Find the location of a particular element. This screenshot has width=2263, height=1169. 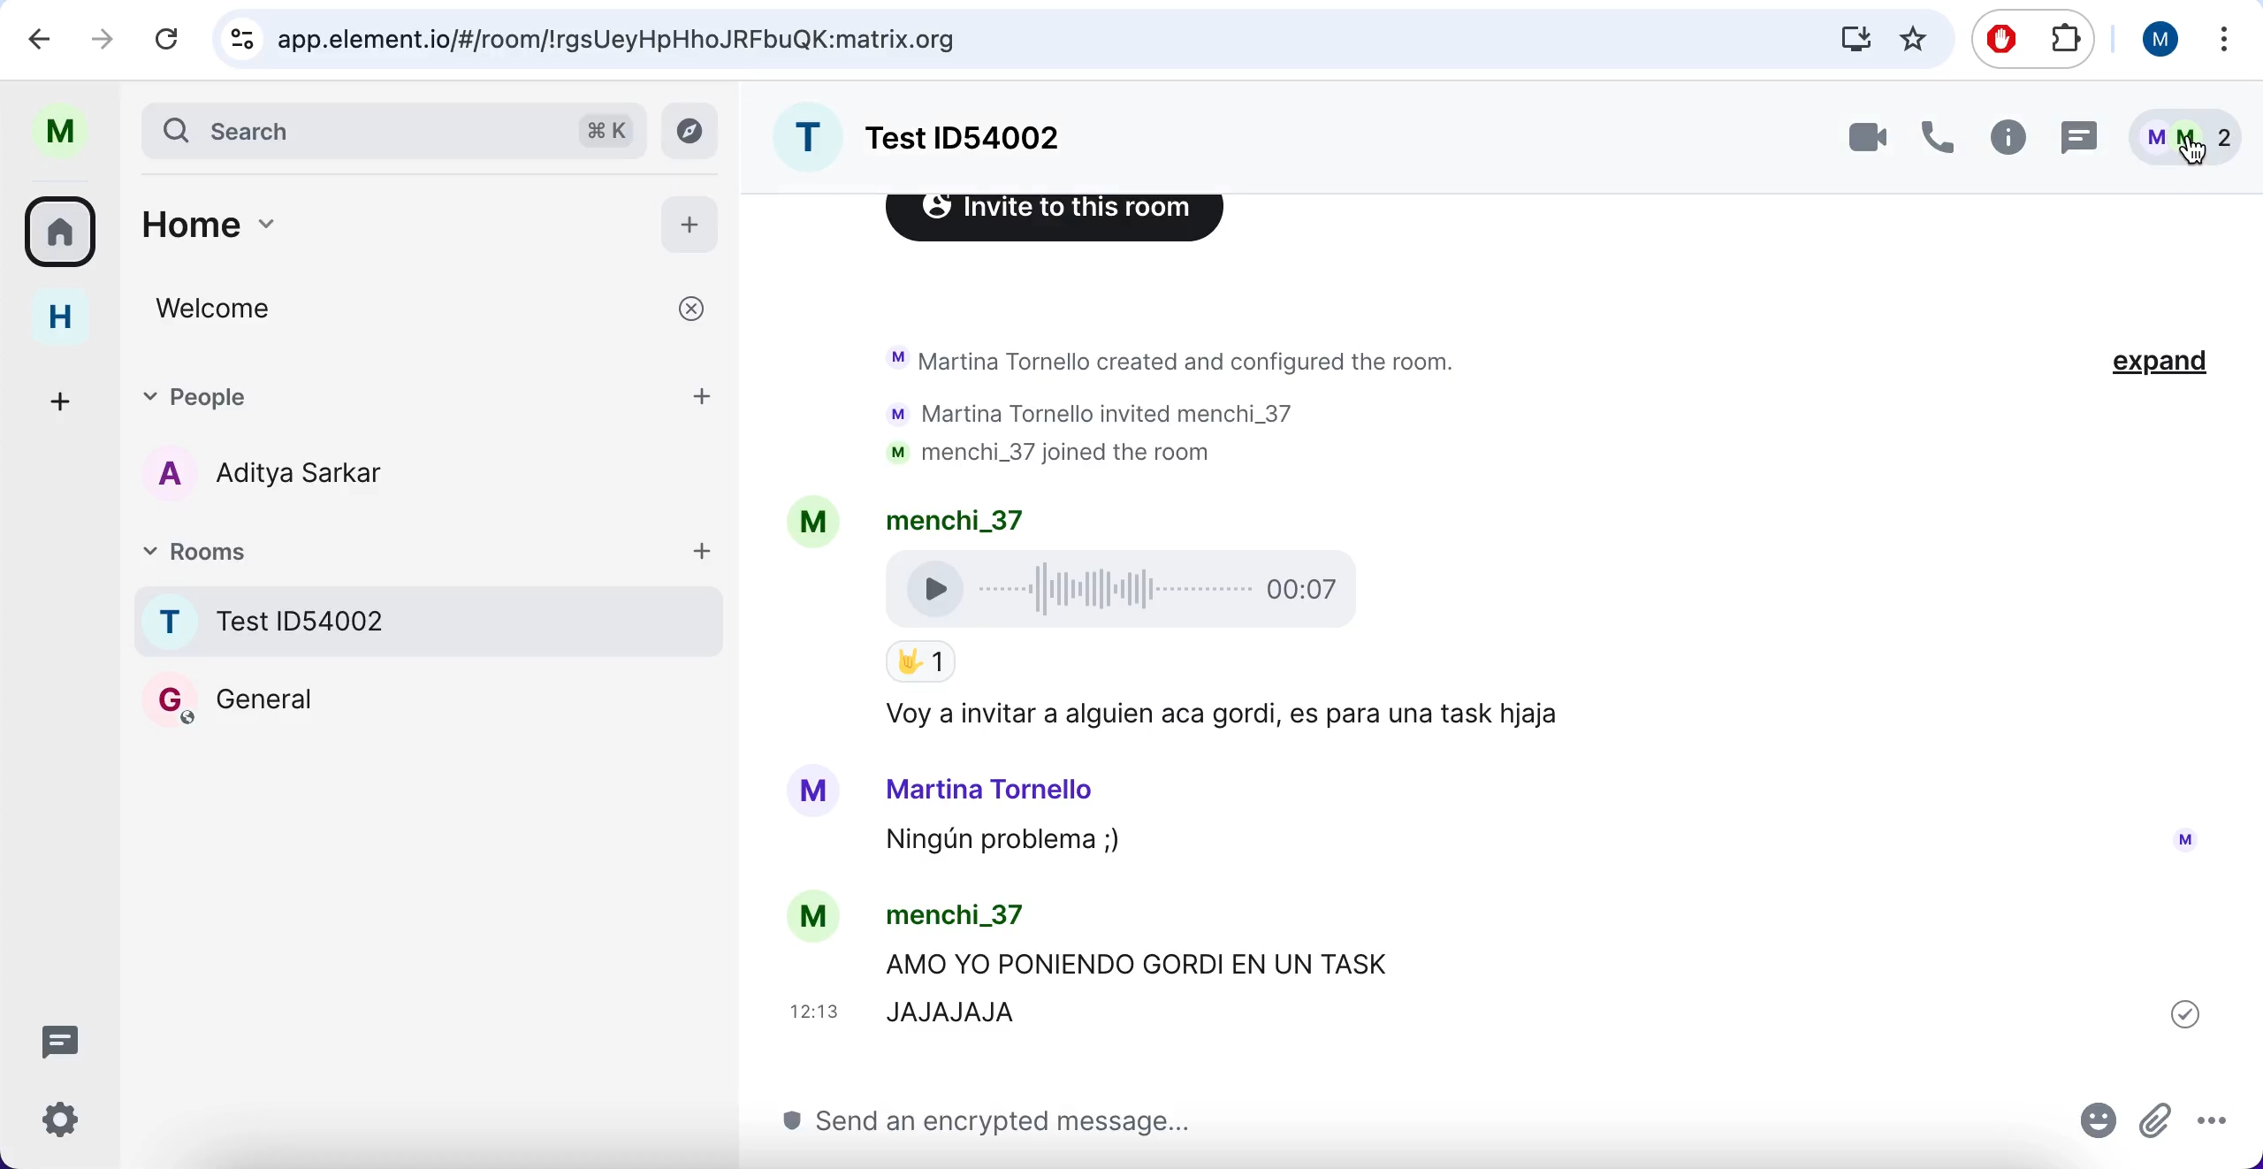

view archive is located at coordinates (689, 131).